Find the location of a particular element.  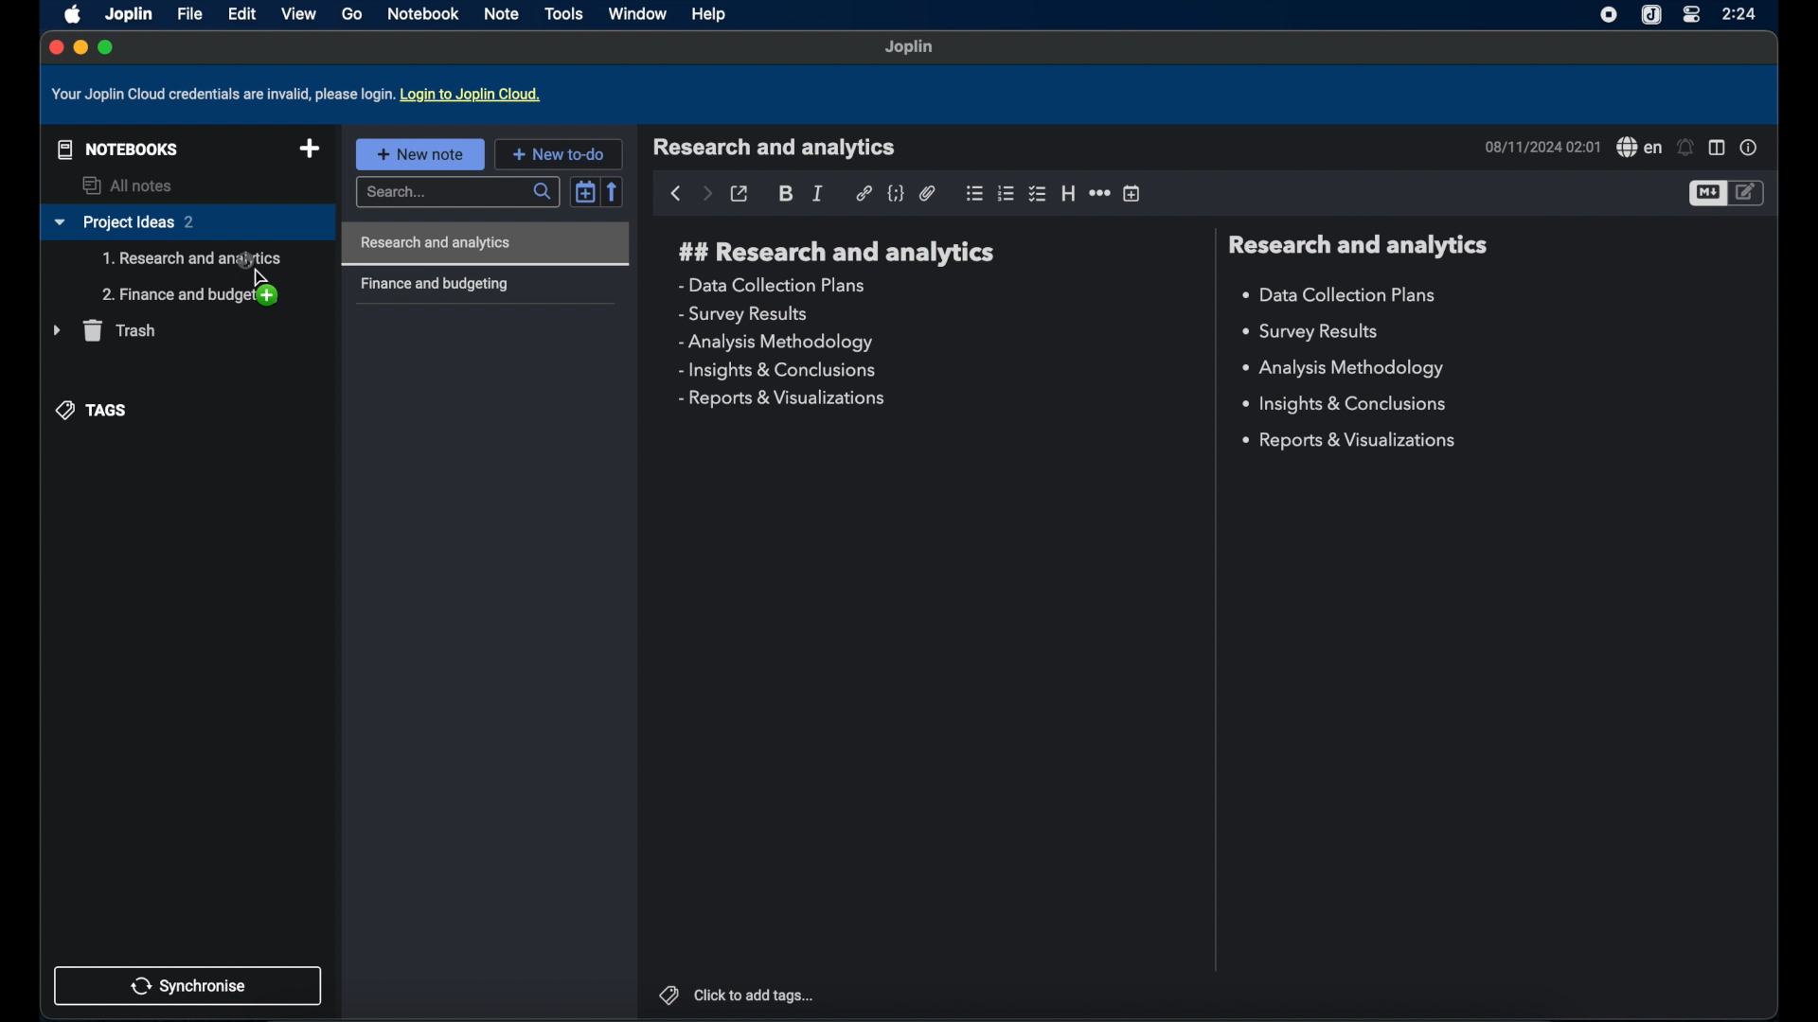

new notebook is located at coordinates (310, 150).